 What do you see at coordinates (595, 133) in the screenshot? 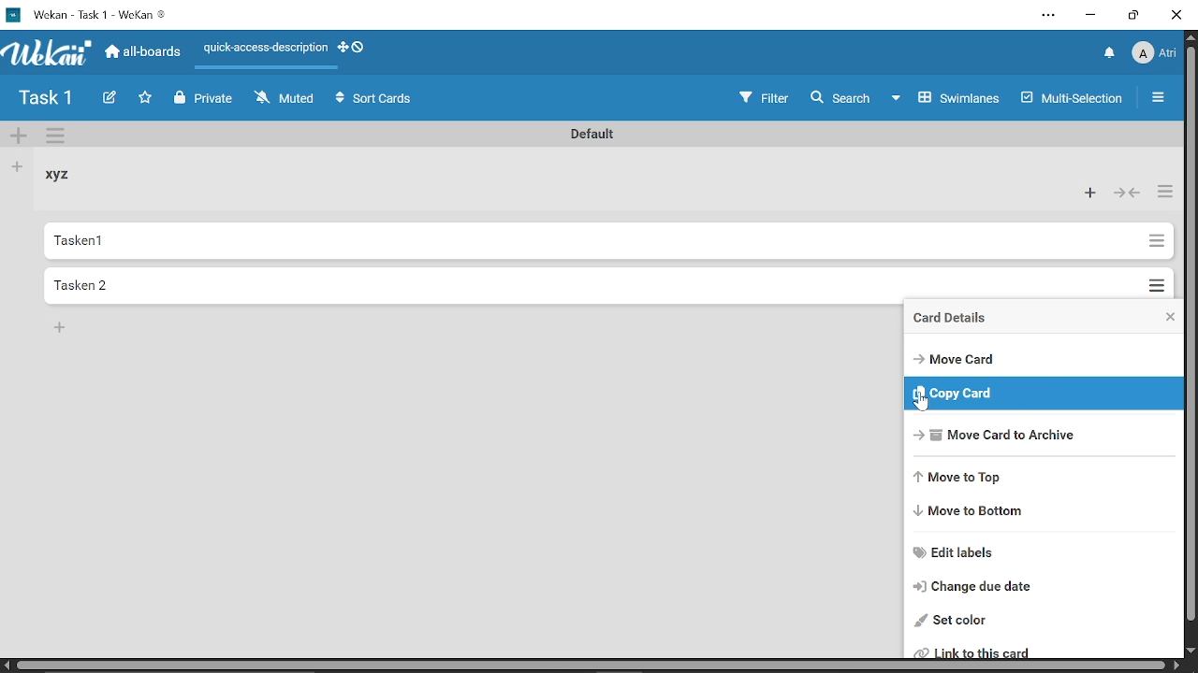
I see `Rename` at bounding box center [595, 133].